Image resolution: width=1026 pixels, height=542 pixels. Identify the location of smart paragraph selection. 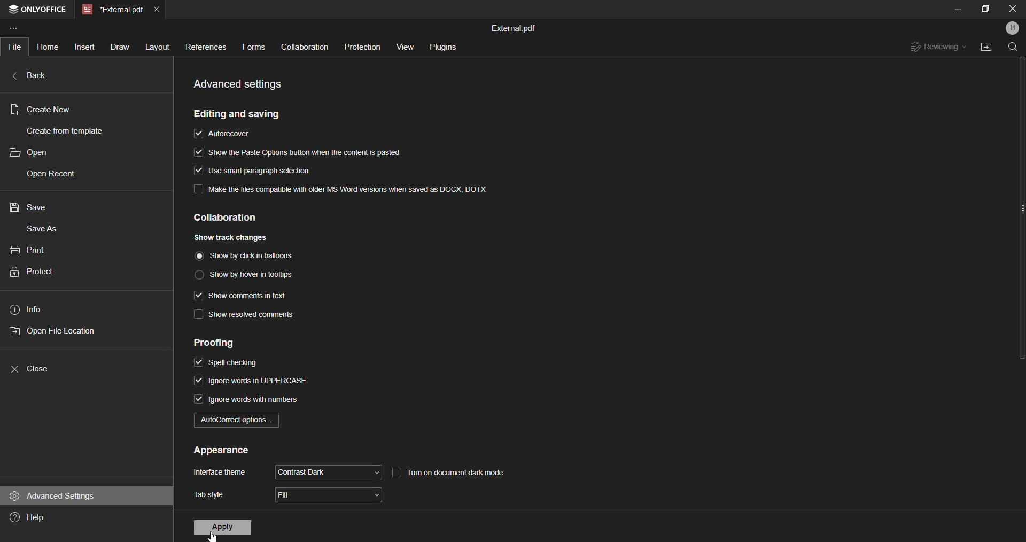
(249, 170).